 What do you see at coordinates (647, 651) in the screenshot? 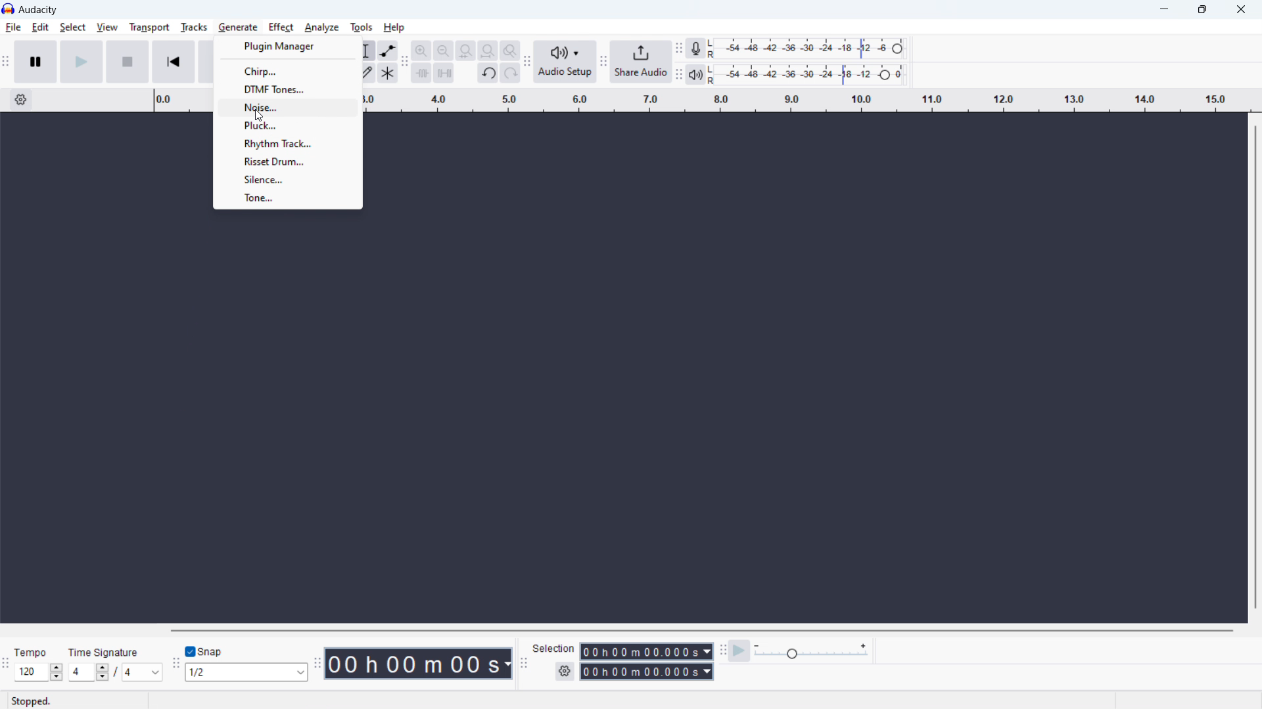
I see `start time` at bounding box center [647, 651].